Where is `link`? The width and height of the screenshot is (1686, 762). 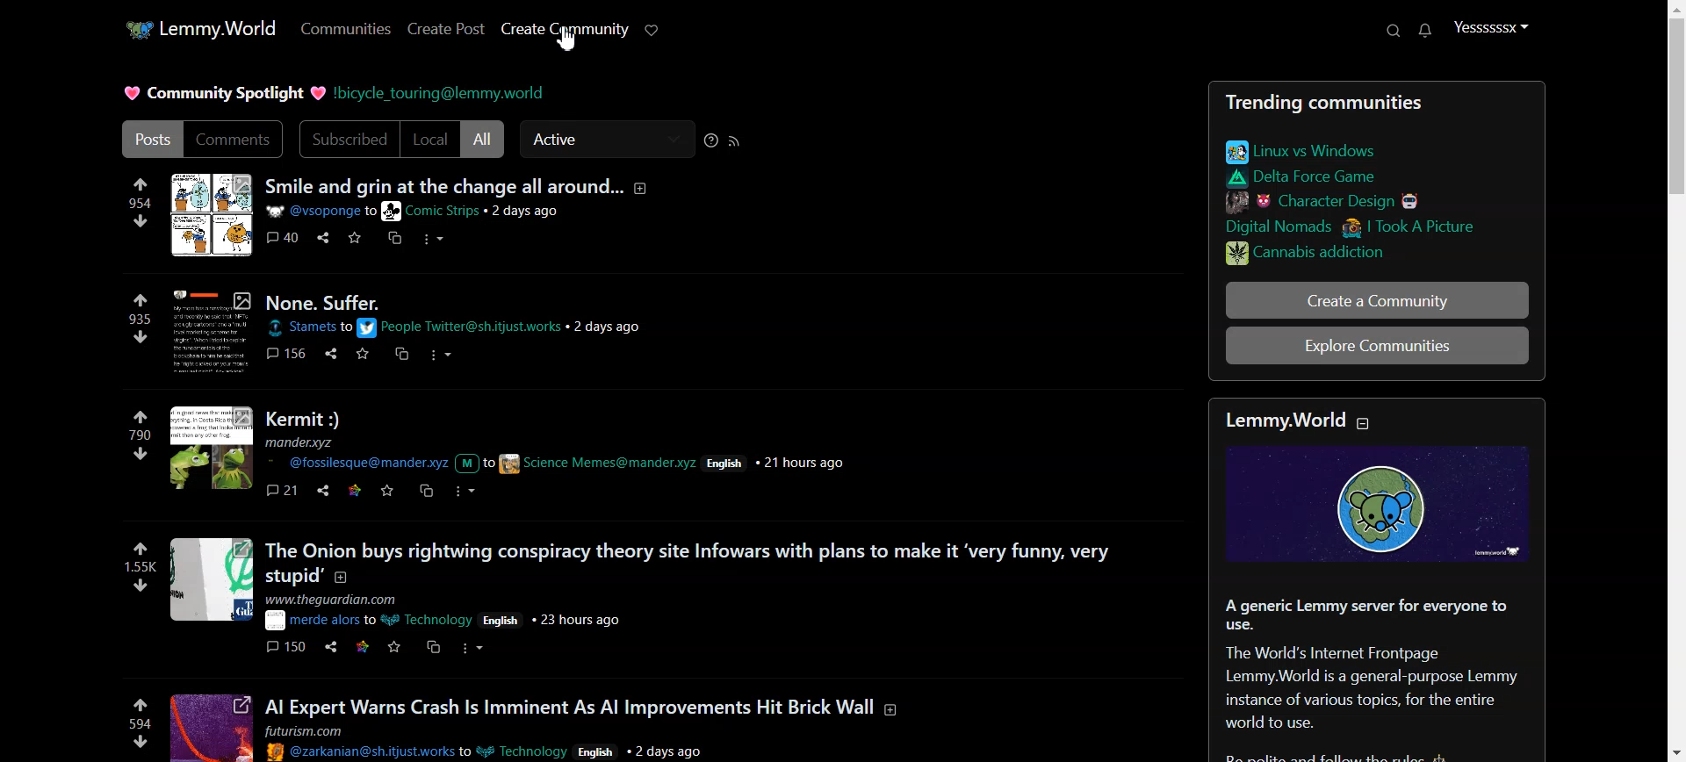 link is located at coordinates (356, 489).